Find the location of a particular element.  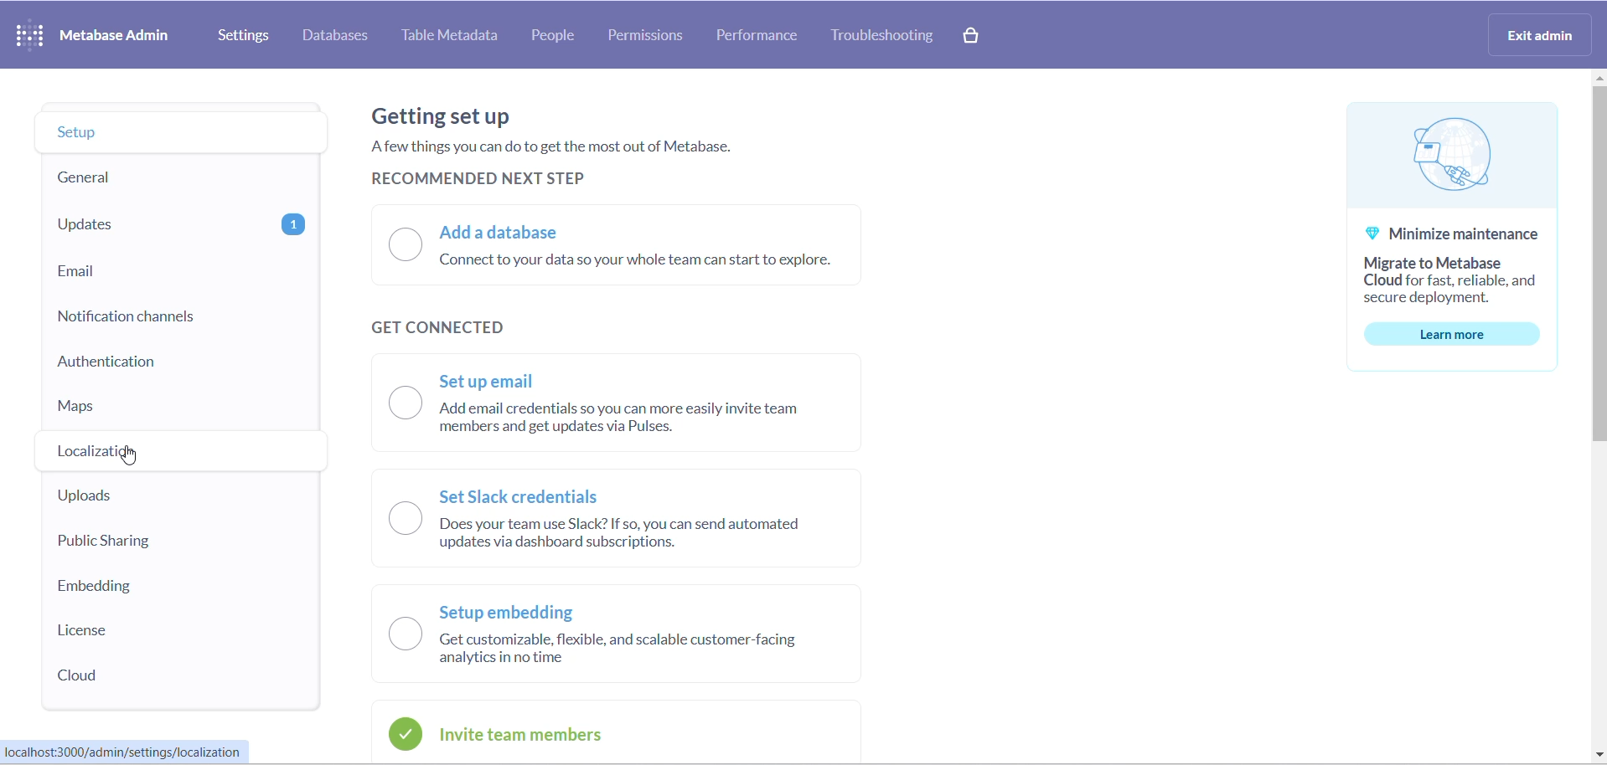

~ Set up email
{J Add email credentials so you can more easily invite team
members and get updates via Pulses. is located at coordinates (629, 408).